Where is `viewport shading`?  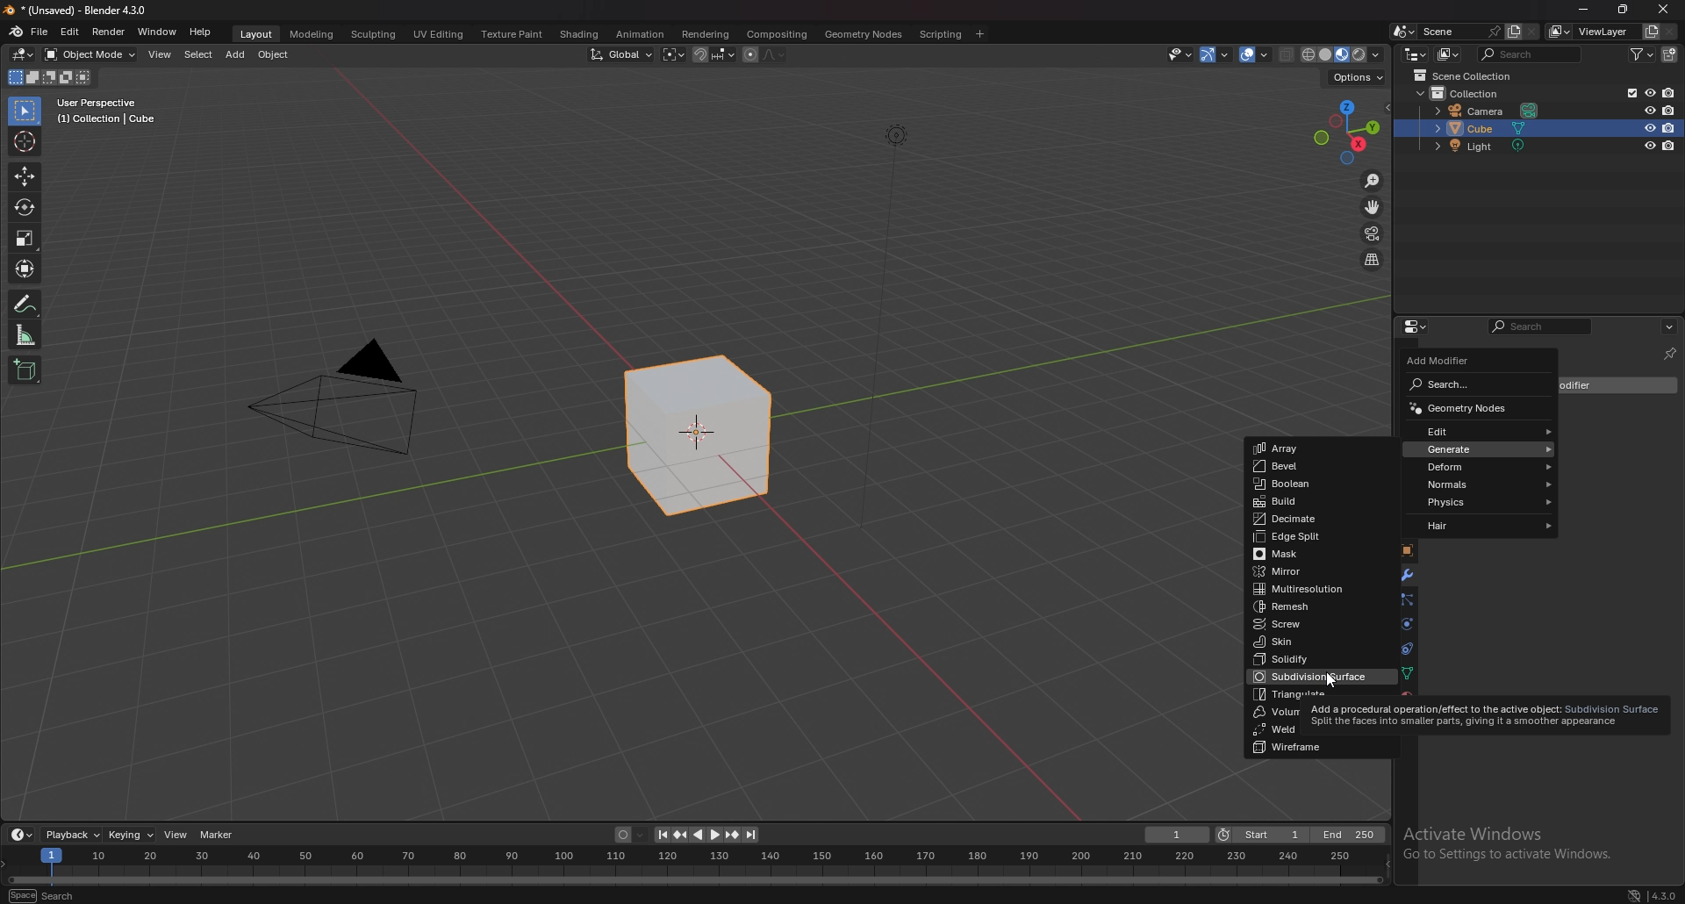 viewport shading is located at coordinates (1343, 54).